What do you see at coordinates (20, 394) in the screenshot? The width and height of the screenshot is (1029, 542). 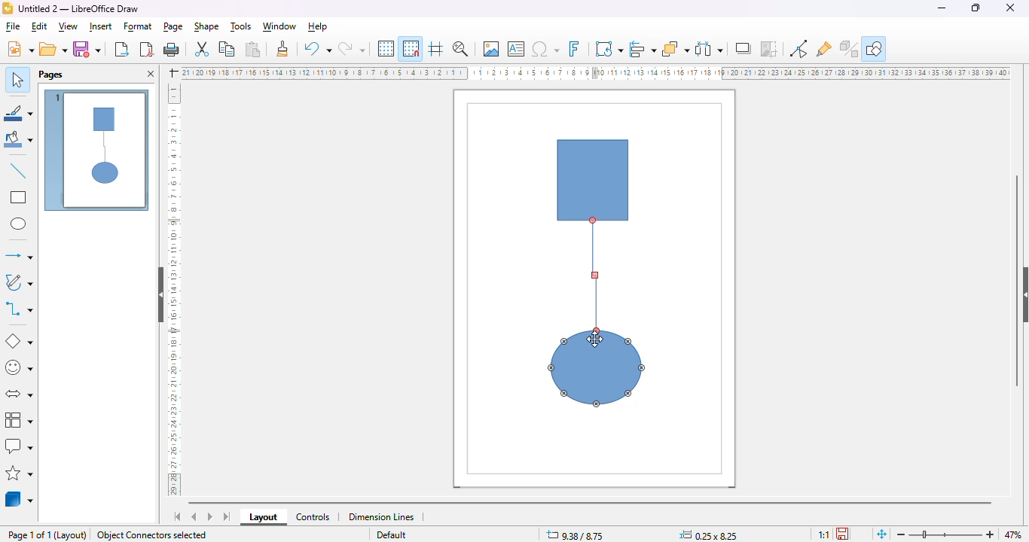 I see `block arrows` at bounding box center [20, 394].